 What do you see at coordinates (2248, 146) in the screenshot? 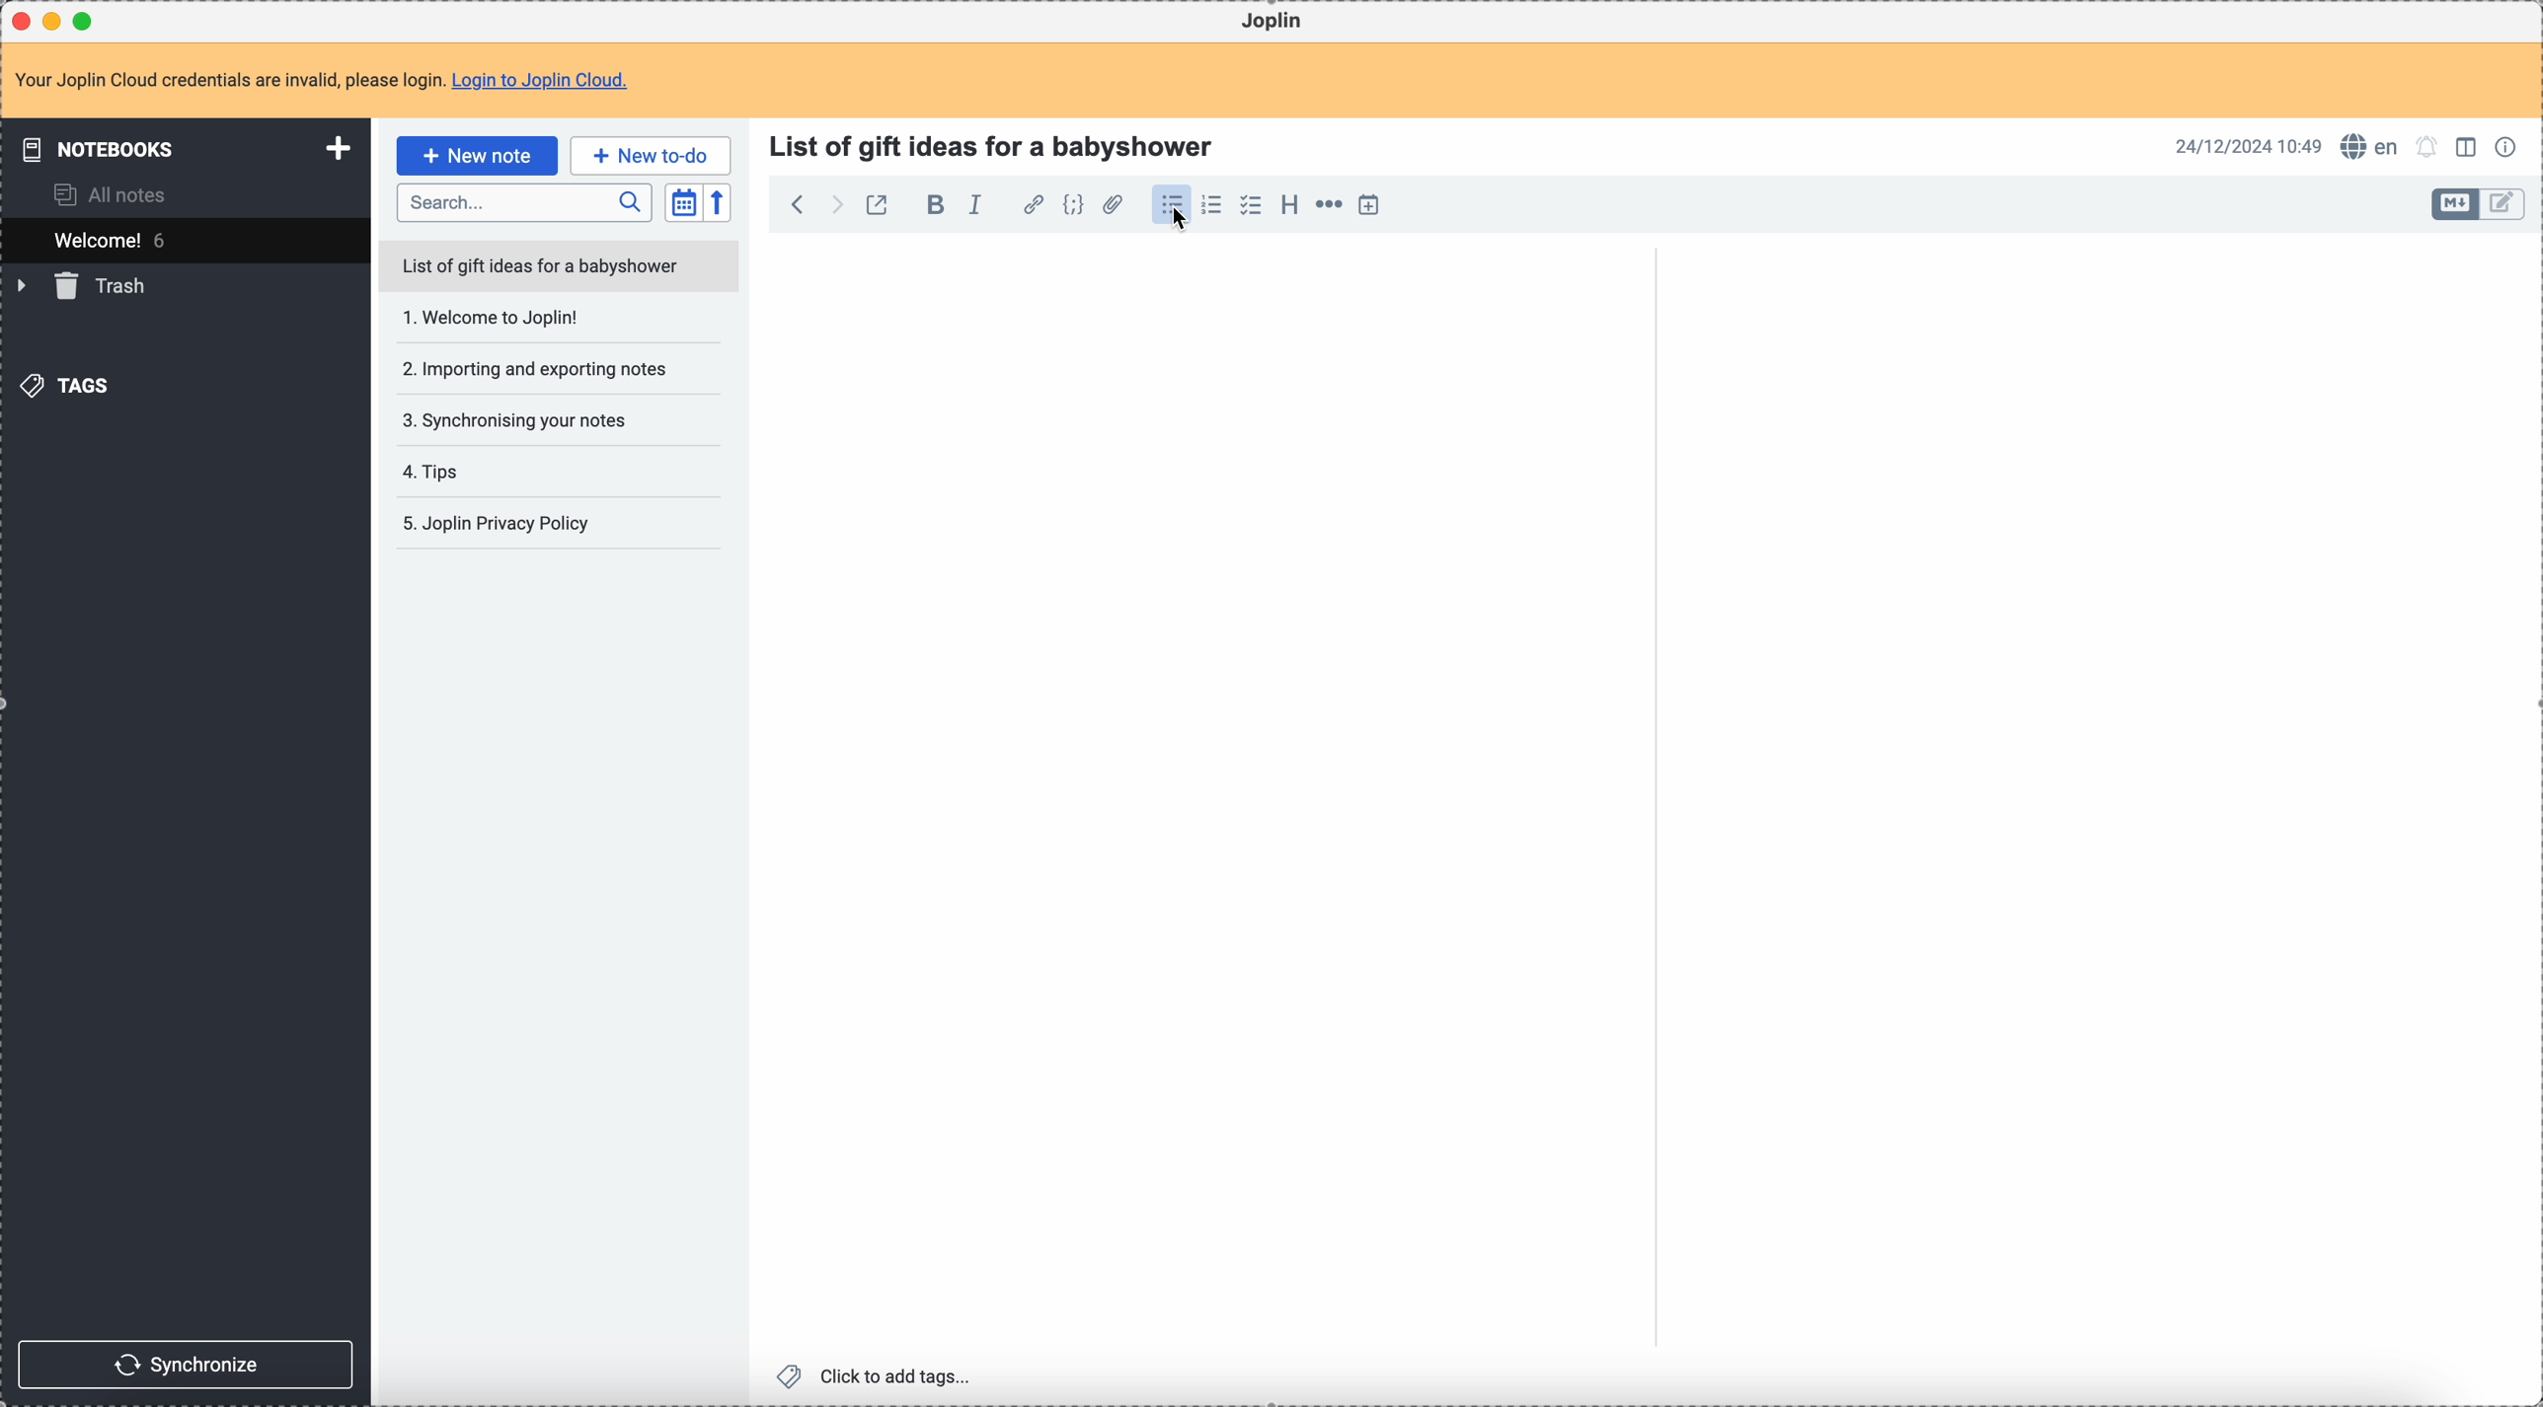
I see `date and hour` at bounding box center [2248, 146].